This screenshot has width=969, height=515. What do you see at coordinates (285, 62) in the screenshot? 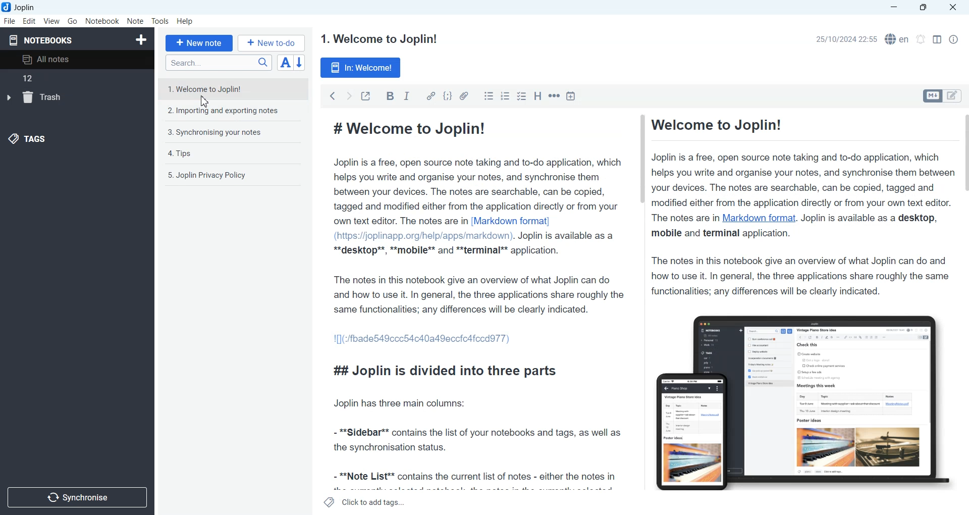
I see `Toggle sort order field` at bounding box center [285, 62].